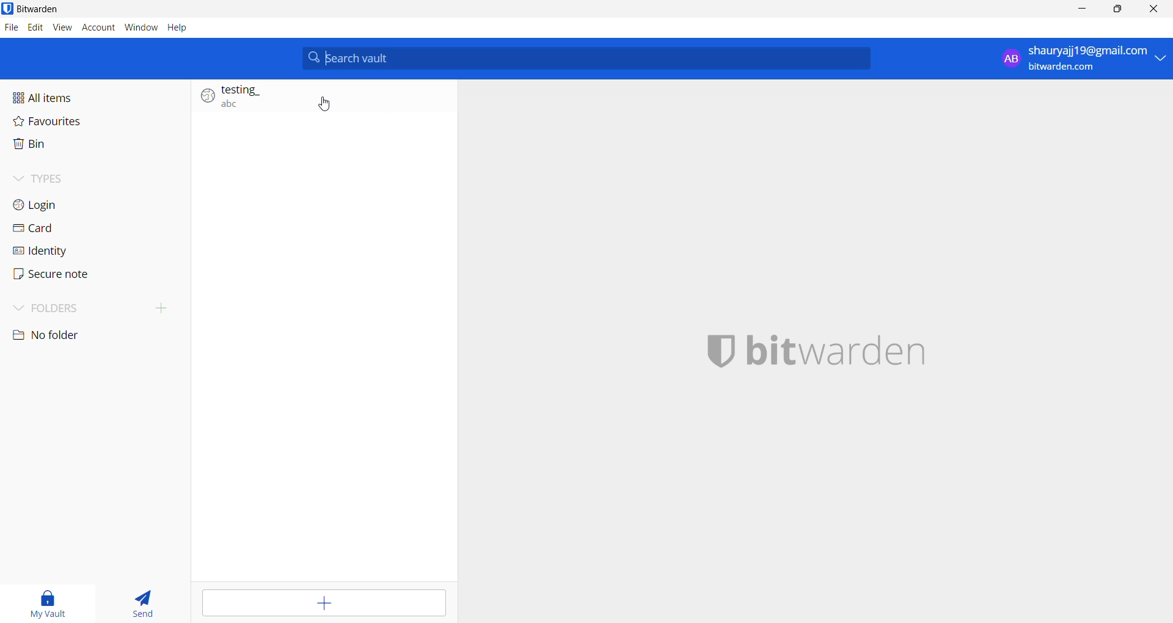 The width and height of the screenshot is (1173, 623). I want to click on Secure note, so click(61, 275).